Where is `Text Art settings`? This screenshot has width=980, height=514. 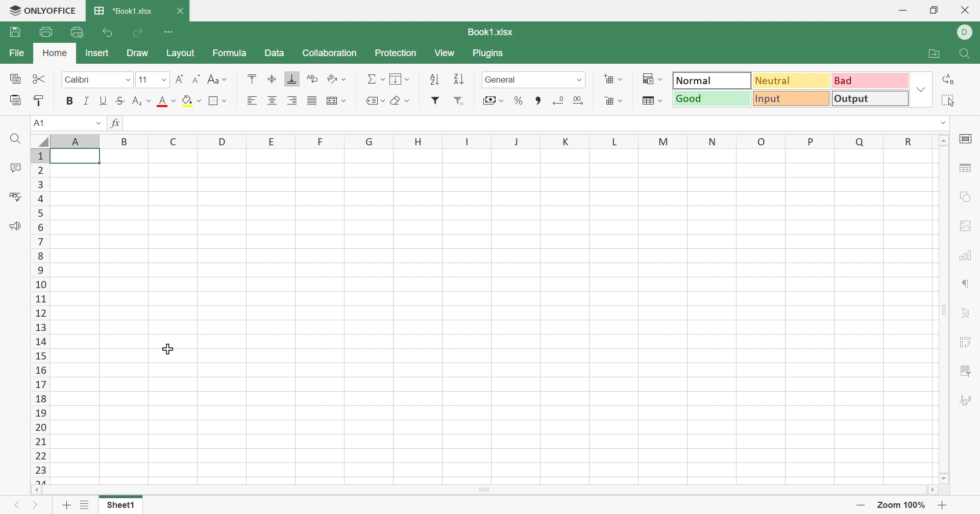
Text Art settings is located at coordinates (966, 310).